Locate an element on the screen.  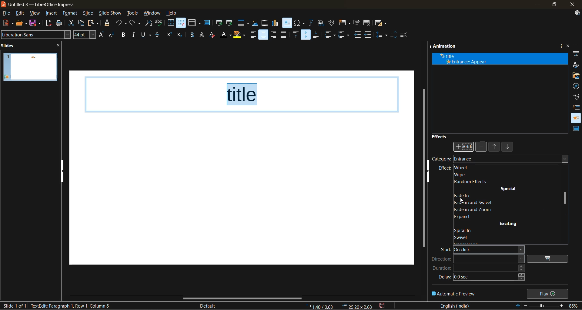
print is located at coordinates (61, 23).